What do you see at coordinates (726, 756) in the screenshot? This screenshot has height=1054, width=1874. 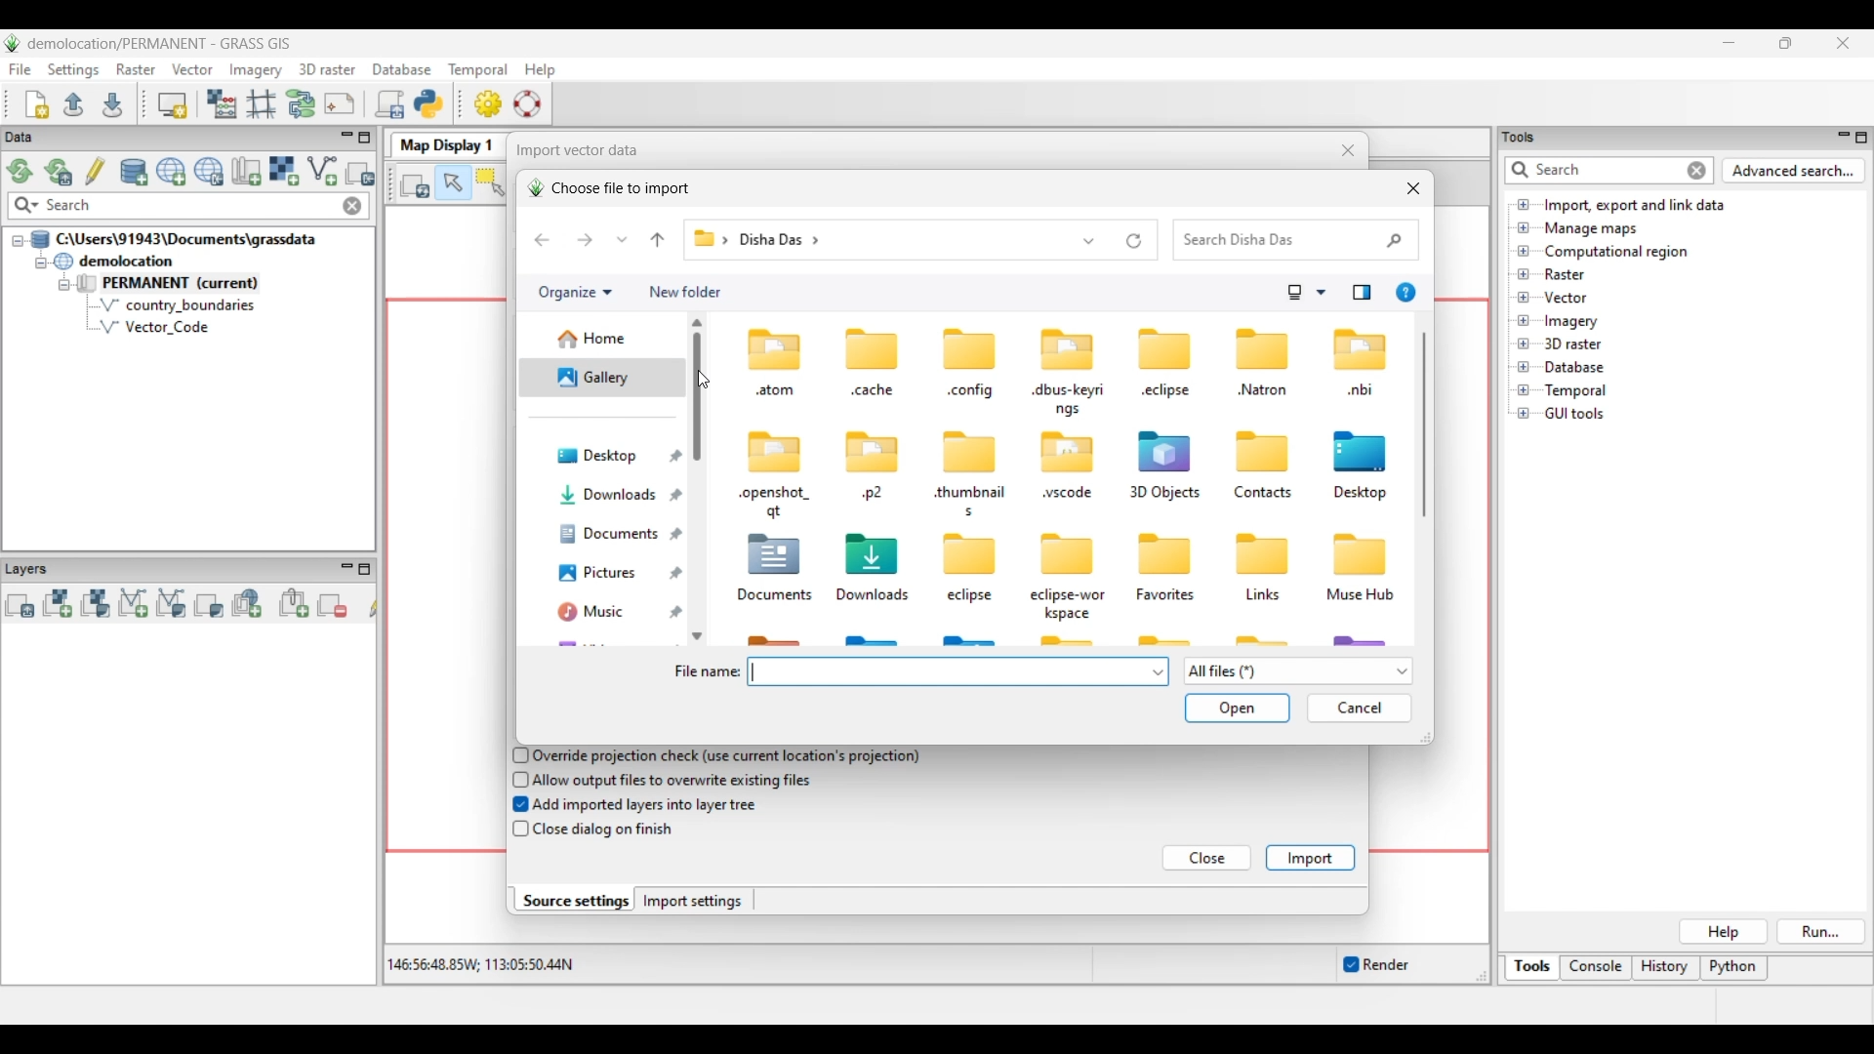 I see `Override projection check` at bounding box center [726, 756].